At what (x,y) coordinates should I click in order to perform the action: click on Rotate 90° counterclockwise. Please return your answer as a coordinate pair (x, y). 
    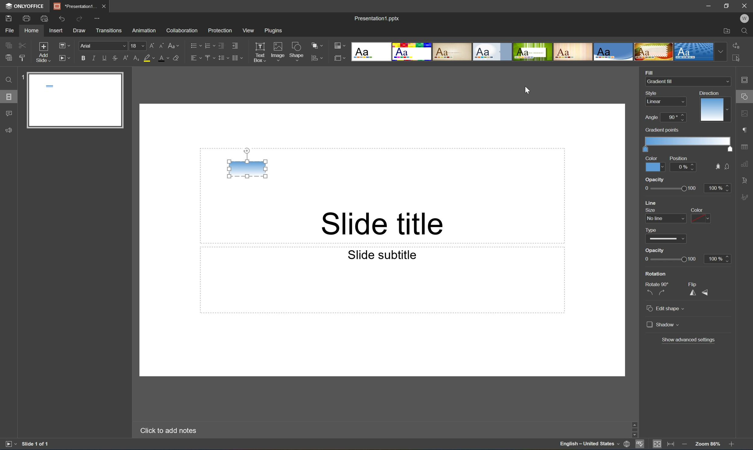
    Looking at the image, I should click on (649, 293).